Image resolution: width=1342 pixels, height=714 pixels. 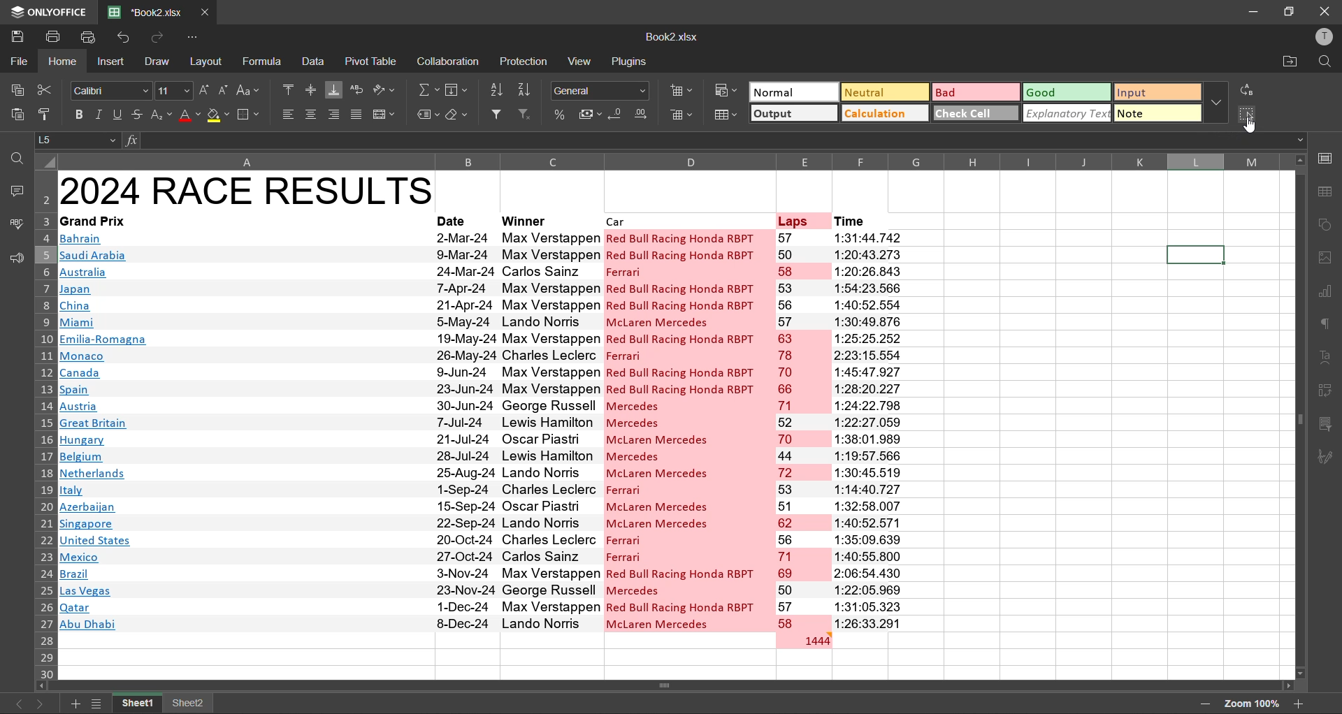 I want to click on , so click(x=457, y=91).